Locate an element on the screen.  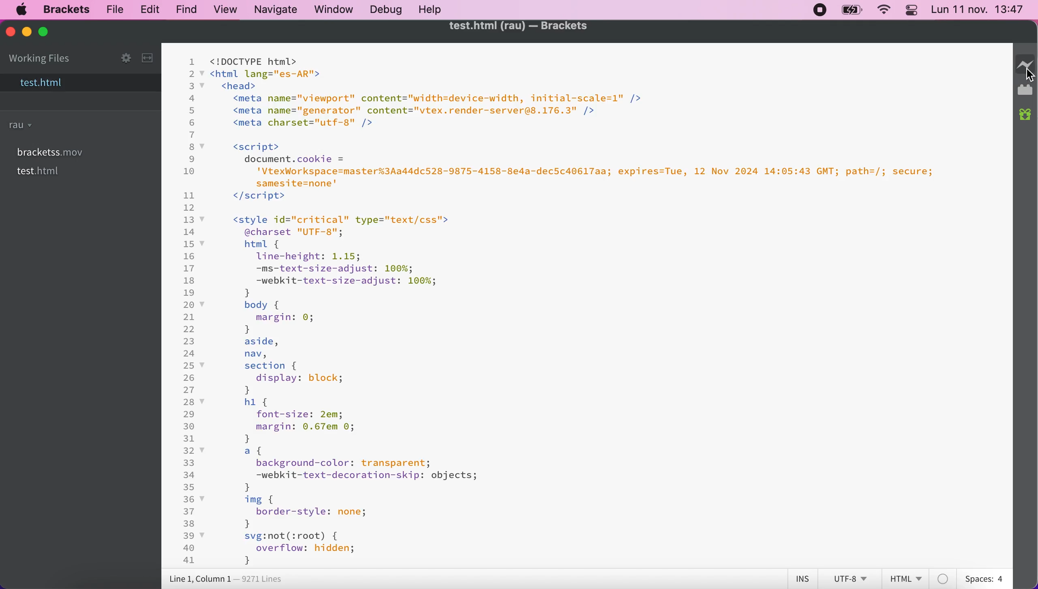
brackets is located at coordinates (66, 9).